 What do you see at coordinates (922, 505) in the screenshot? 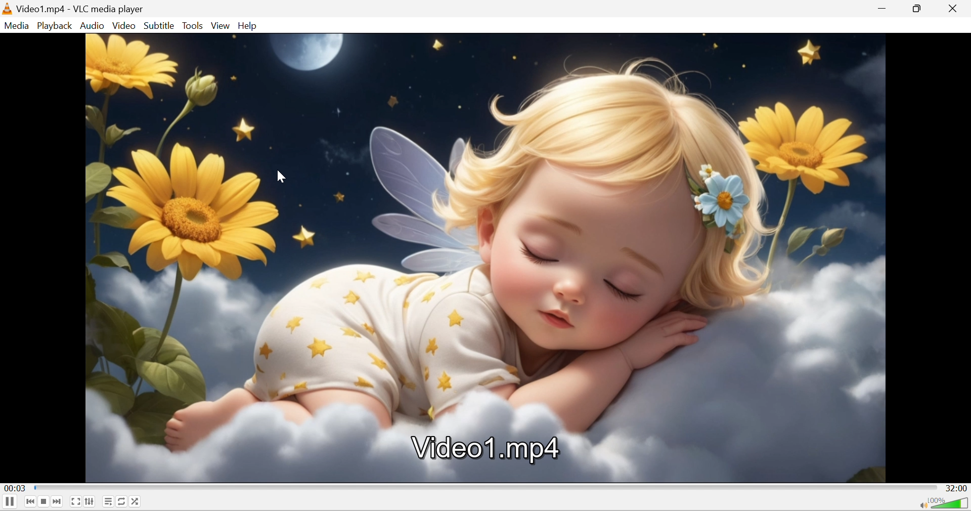
I see `Mute/unmute` at bounding box center [922, 505].